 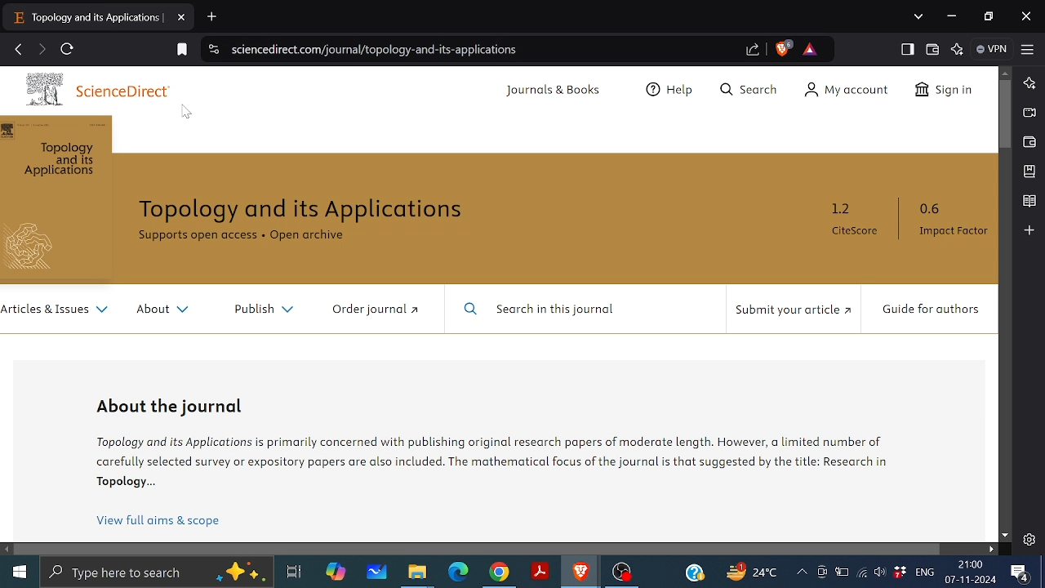 I want to click on Task view, so click(x=293, y=572).